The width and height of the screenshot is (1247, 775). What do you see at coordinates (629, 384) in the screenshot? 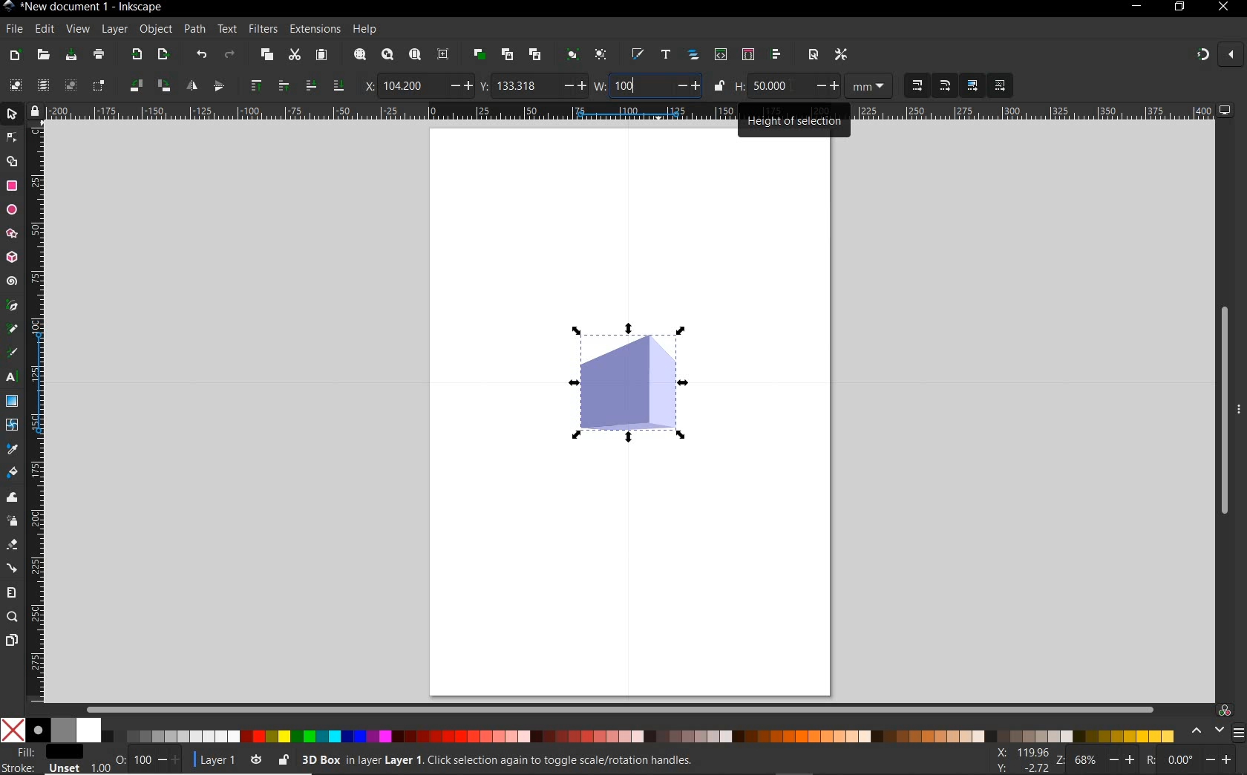
I see `shape` at bounding box center [629, 384].